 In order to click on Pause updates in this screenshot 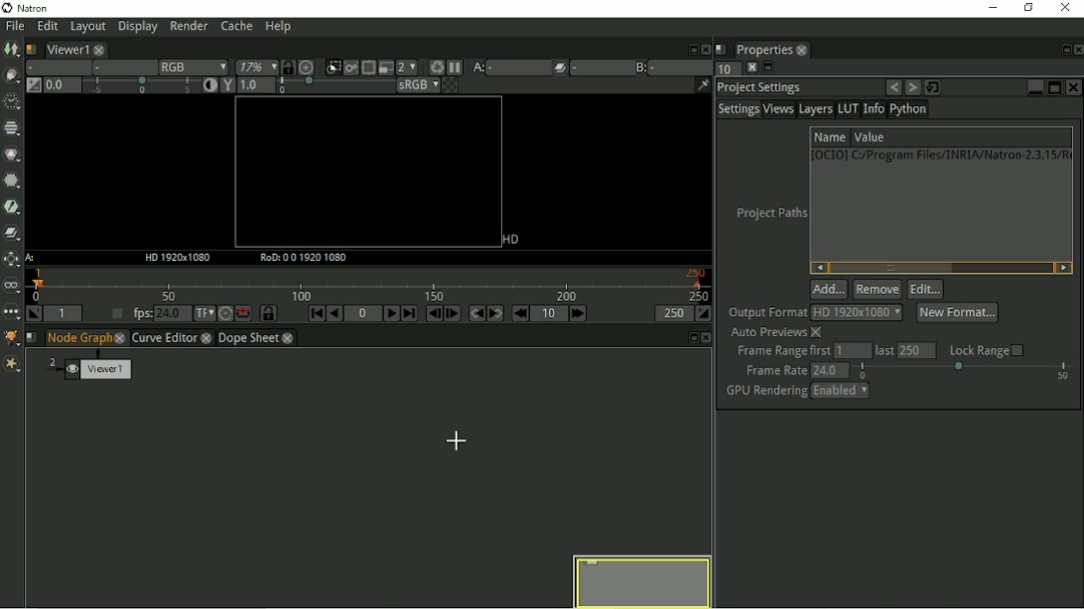, I will do `click(456, 67)`.